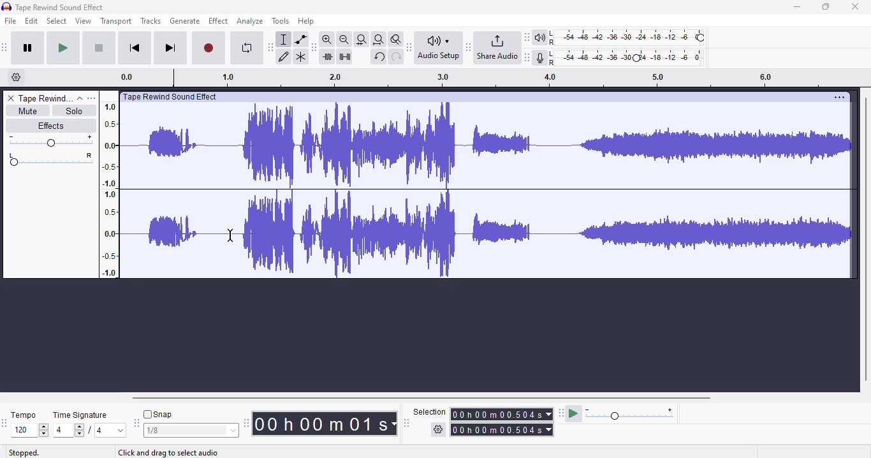 This screenshot has width=871, height=458. Describe the element at coordinates (63, 48) in the screenshot. I see `play` at that location.